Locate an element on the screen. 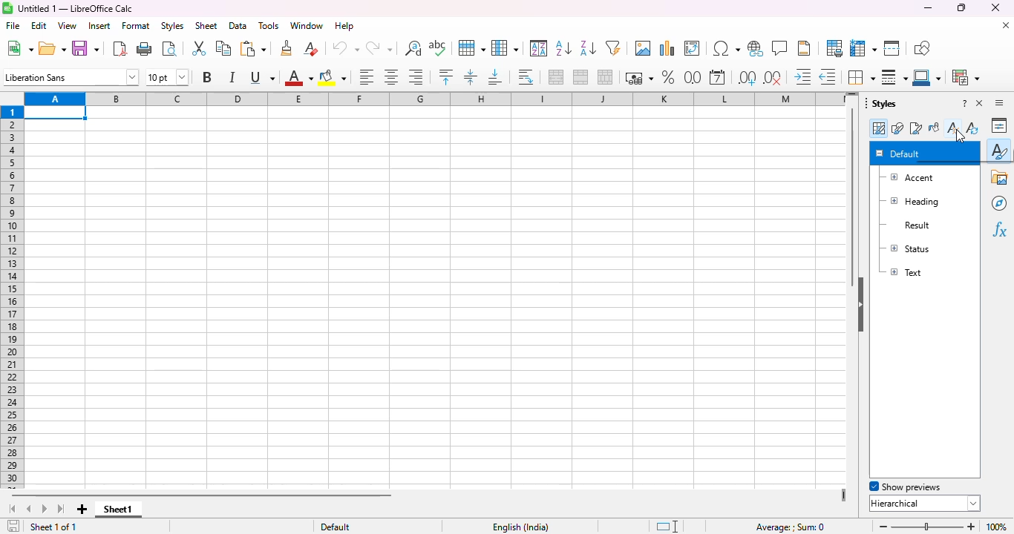 This screenshot has width=1014, height=534. save is located at coordinates (85, 48).